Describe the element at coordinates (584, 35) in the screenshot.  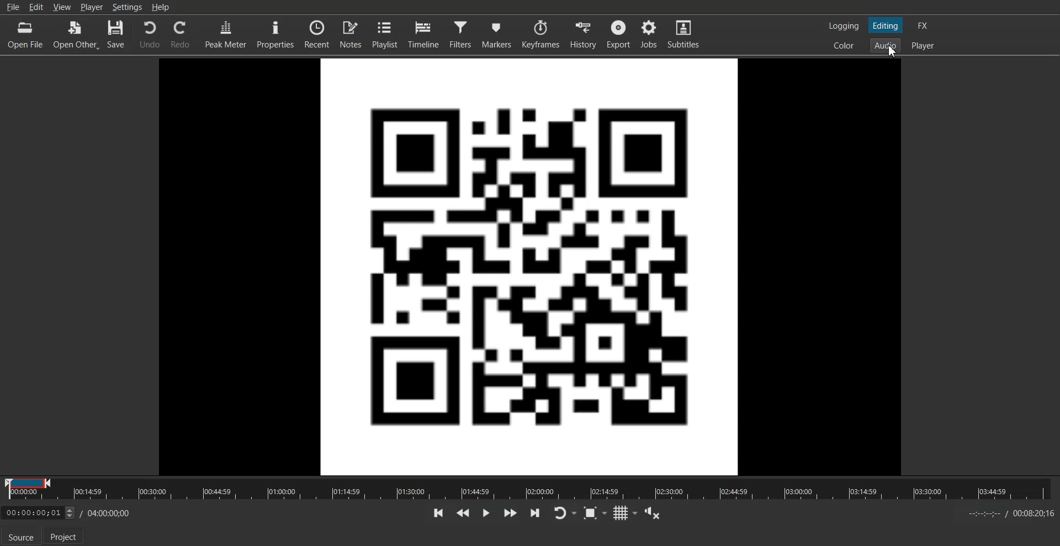
I see `History` at that location.